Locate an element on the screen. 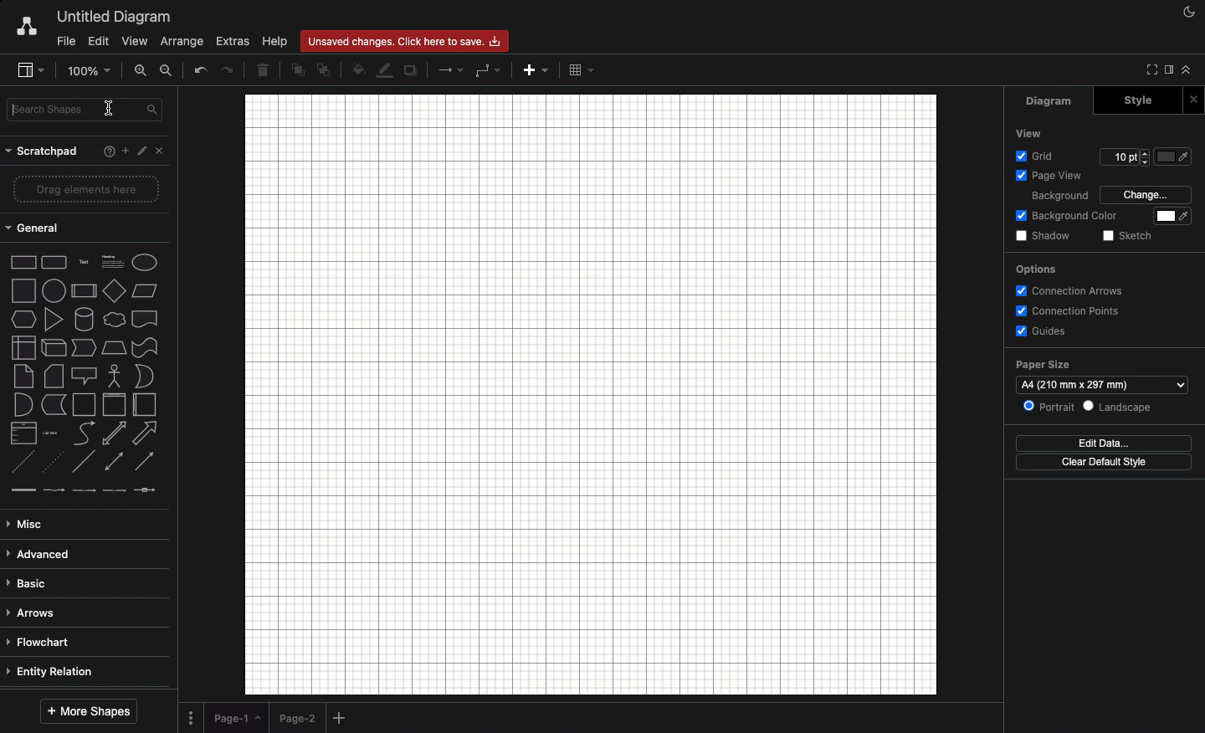 Image resolution: width=1205 pixels, height=733 pixels. Duplicate is located at coordinates (412, 71).